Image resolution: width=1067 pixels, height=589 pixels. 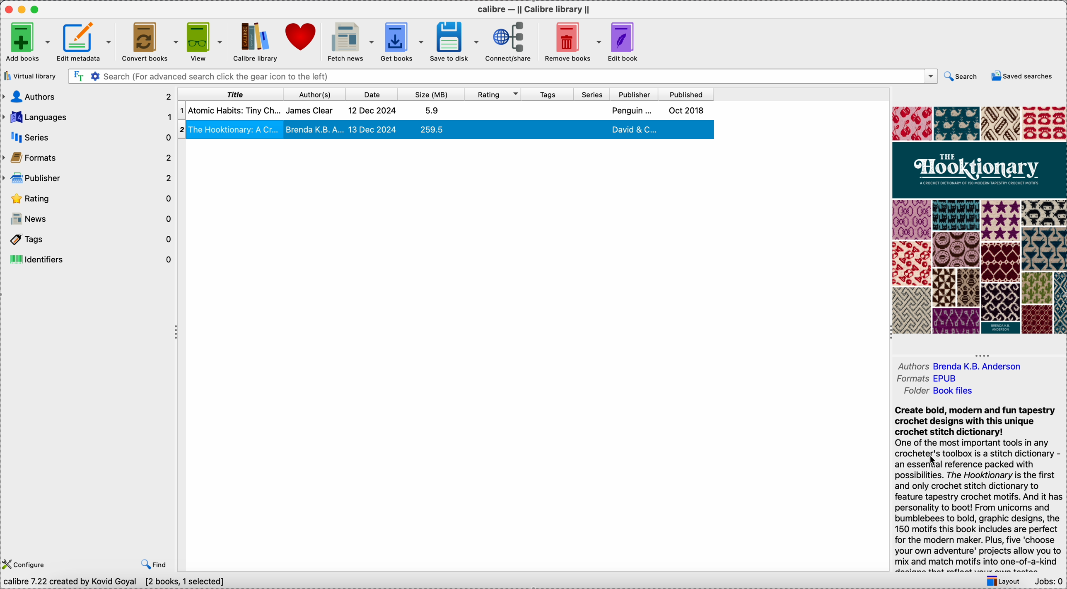 What do you see at coordinates (86, 157) in the screenshot?
I see `formats` at bounding box center [86, 157].